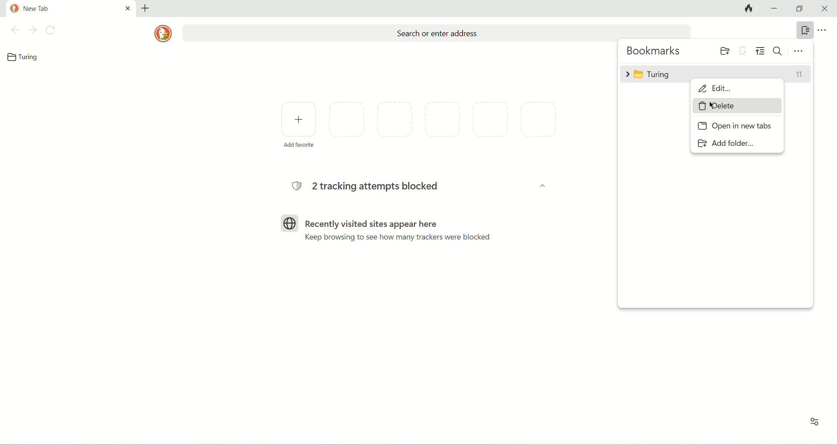 This screenshot has width=837, height=445. Describe the element at coordinates (712, 106) in the screenshot. I see `cursor` at that location.